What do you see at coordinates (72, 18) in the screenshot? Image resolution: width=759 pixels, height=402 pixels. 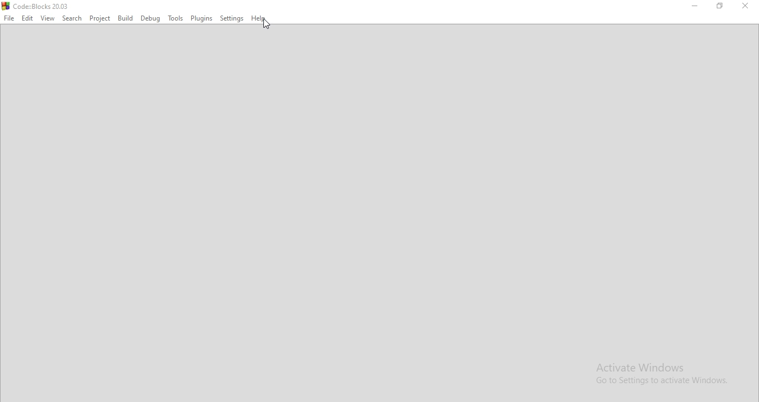 I see `Search ` at bounding box center [72, 18].